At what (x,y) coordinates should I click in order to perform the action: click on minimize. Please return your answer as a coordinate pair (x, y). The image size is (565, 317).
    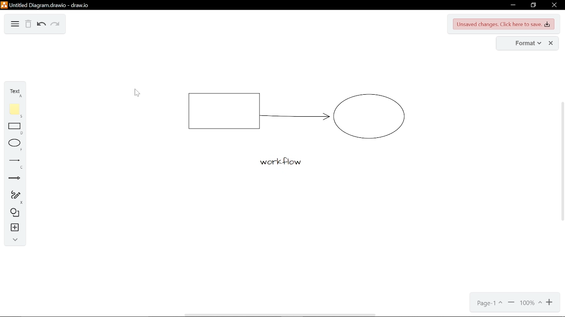
    Looking at the image, I should click on (513, 6).